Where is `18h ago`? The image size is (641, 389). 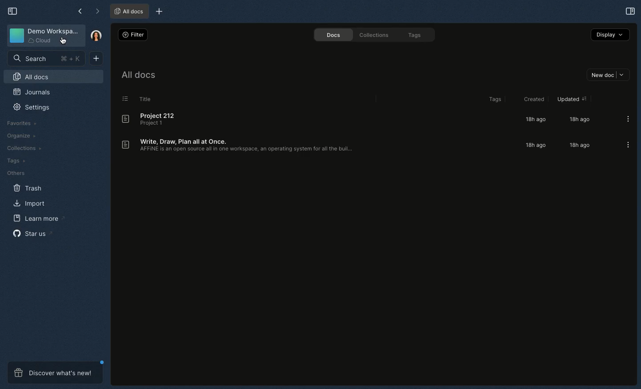
18h ago is located at coordinates (577, 146).